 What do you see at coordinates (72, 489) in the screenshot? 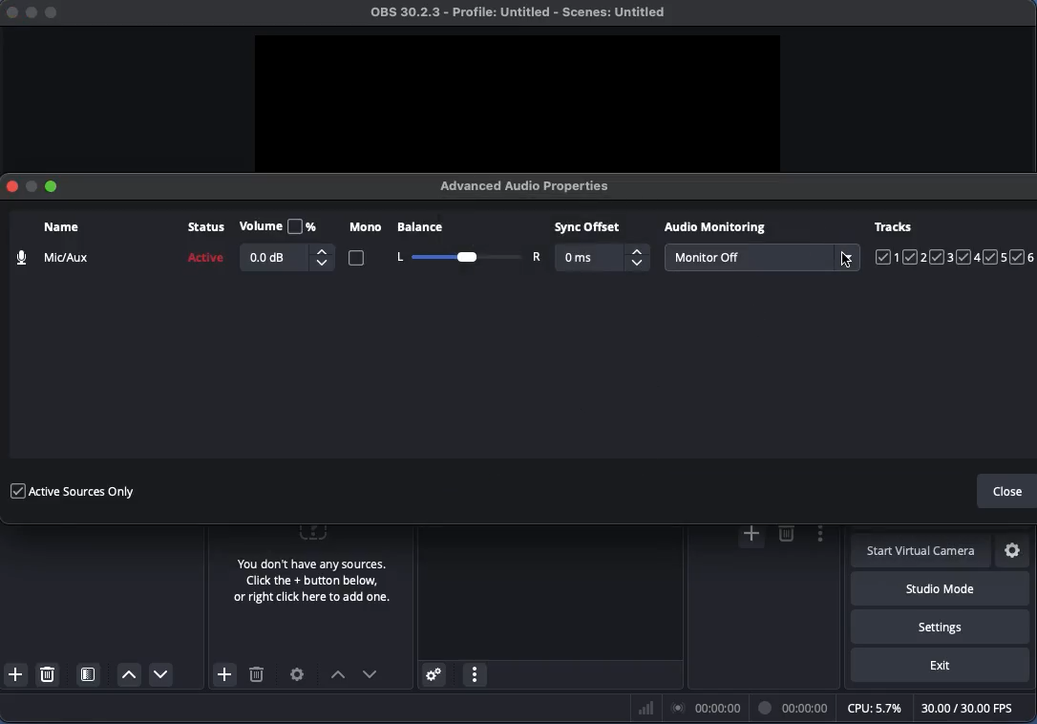
I see `Active source only` at bounding box center [72, 489].